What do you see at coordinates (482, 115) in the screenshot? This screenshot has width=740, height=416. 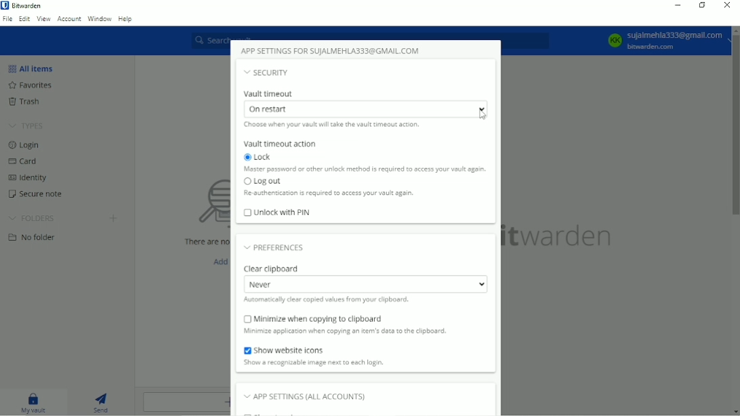 I see `cursor` at bounding box center [482, 115].